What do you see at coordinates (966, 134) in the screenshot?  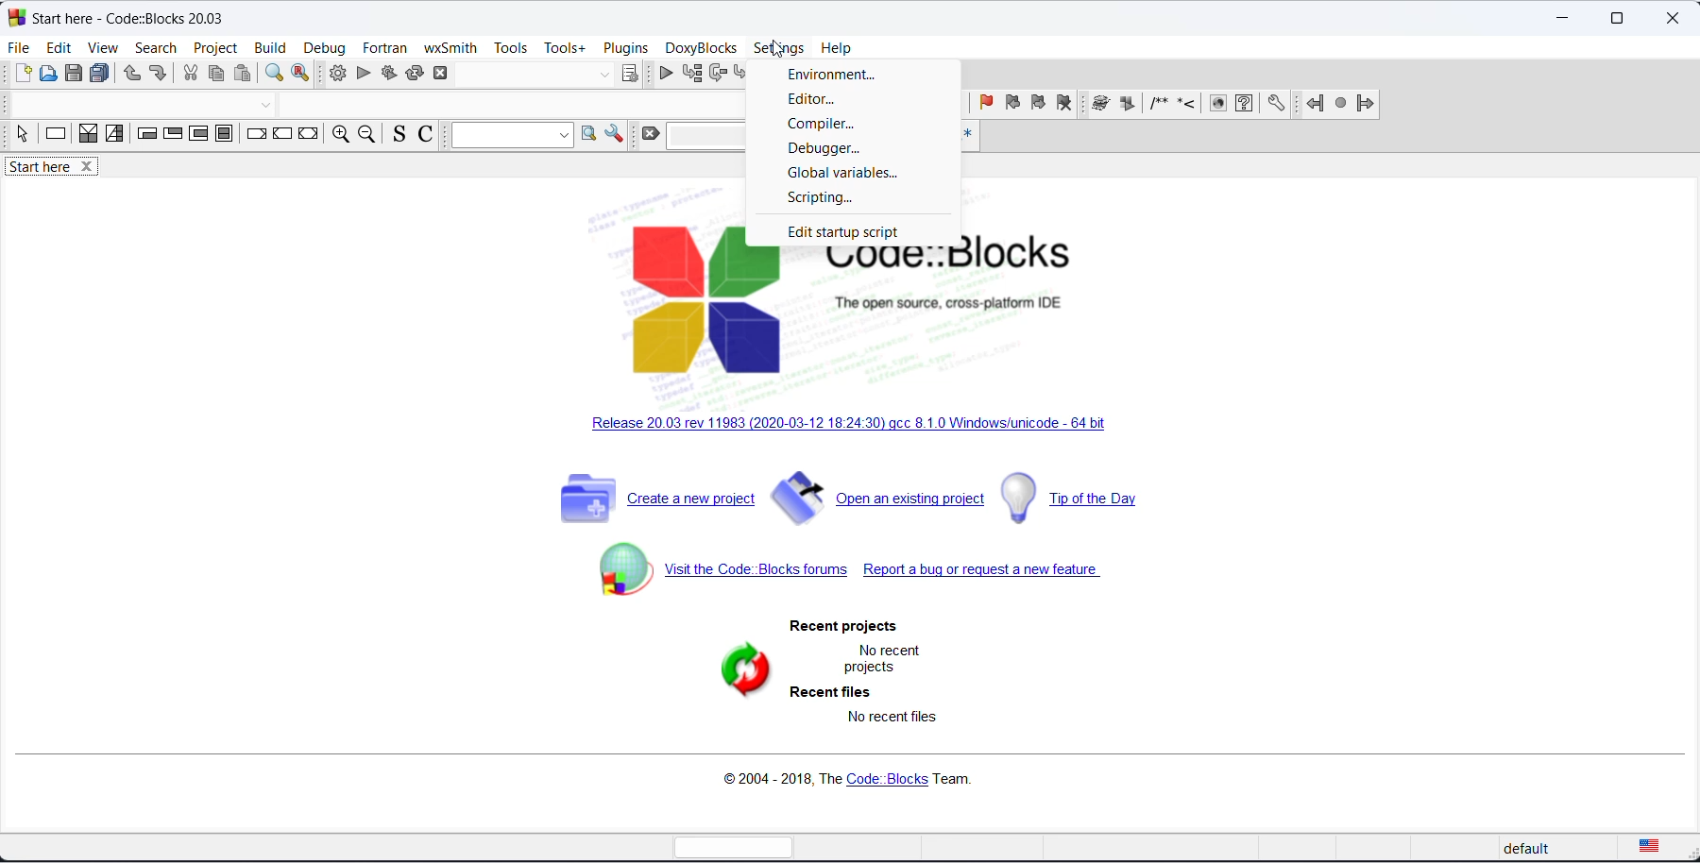 I see `use regex` at bounding box center [966, 134].